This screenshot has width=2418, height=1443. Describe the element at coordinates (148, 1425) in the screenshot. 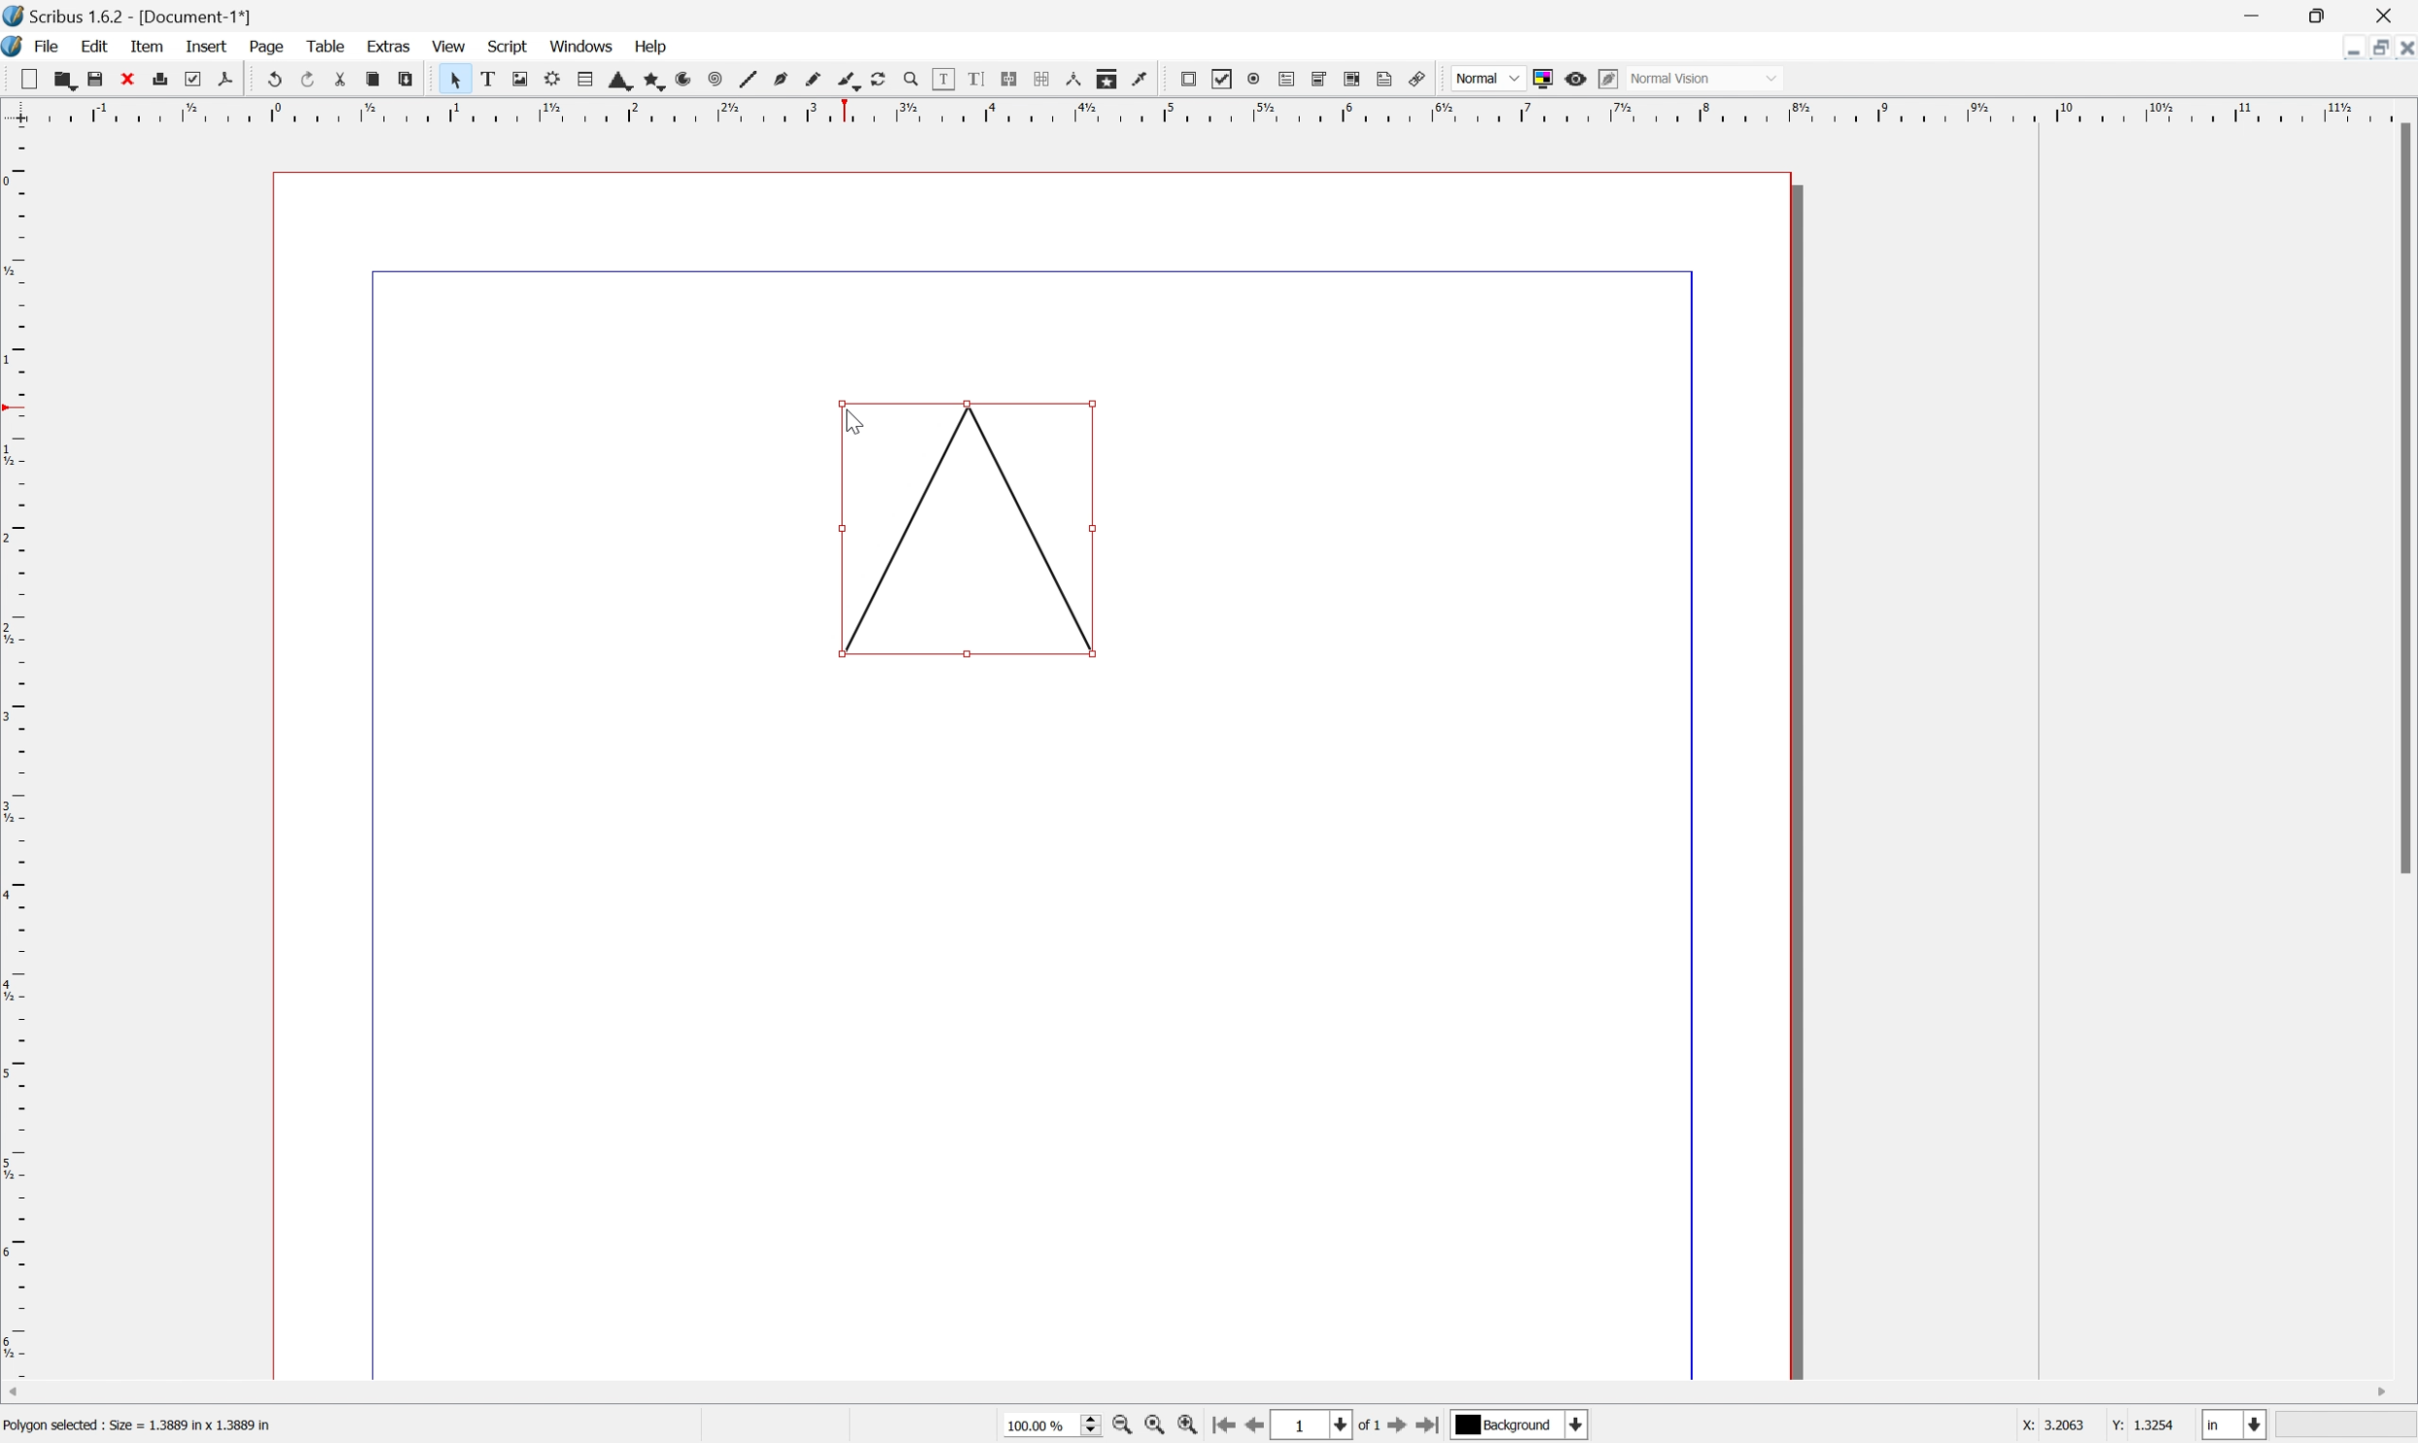

I see `Text` at that location.